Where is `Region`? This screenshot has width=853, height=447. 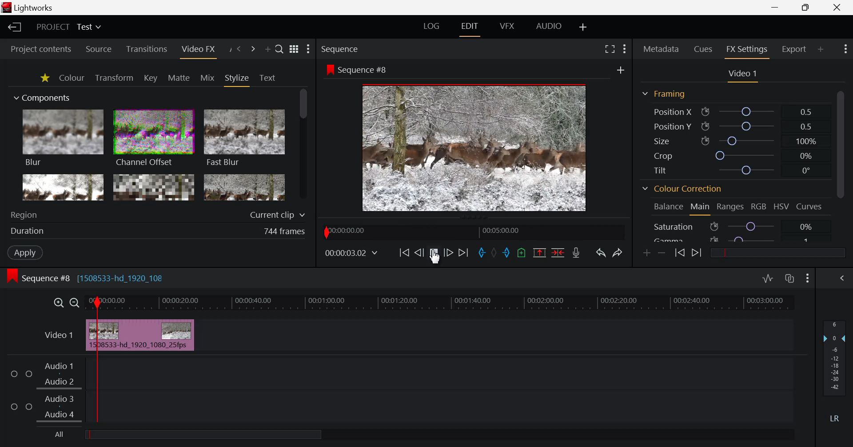 Region is located at coordinates (158, 214).